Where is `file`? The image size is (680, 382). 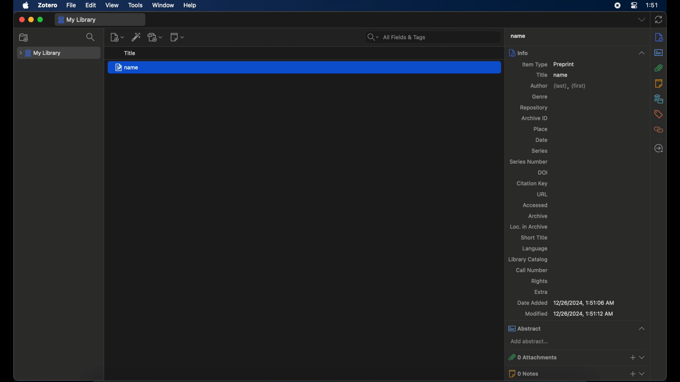 file is located at coordinates (72, 5).